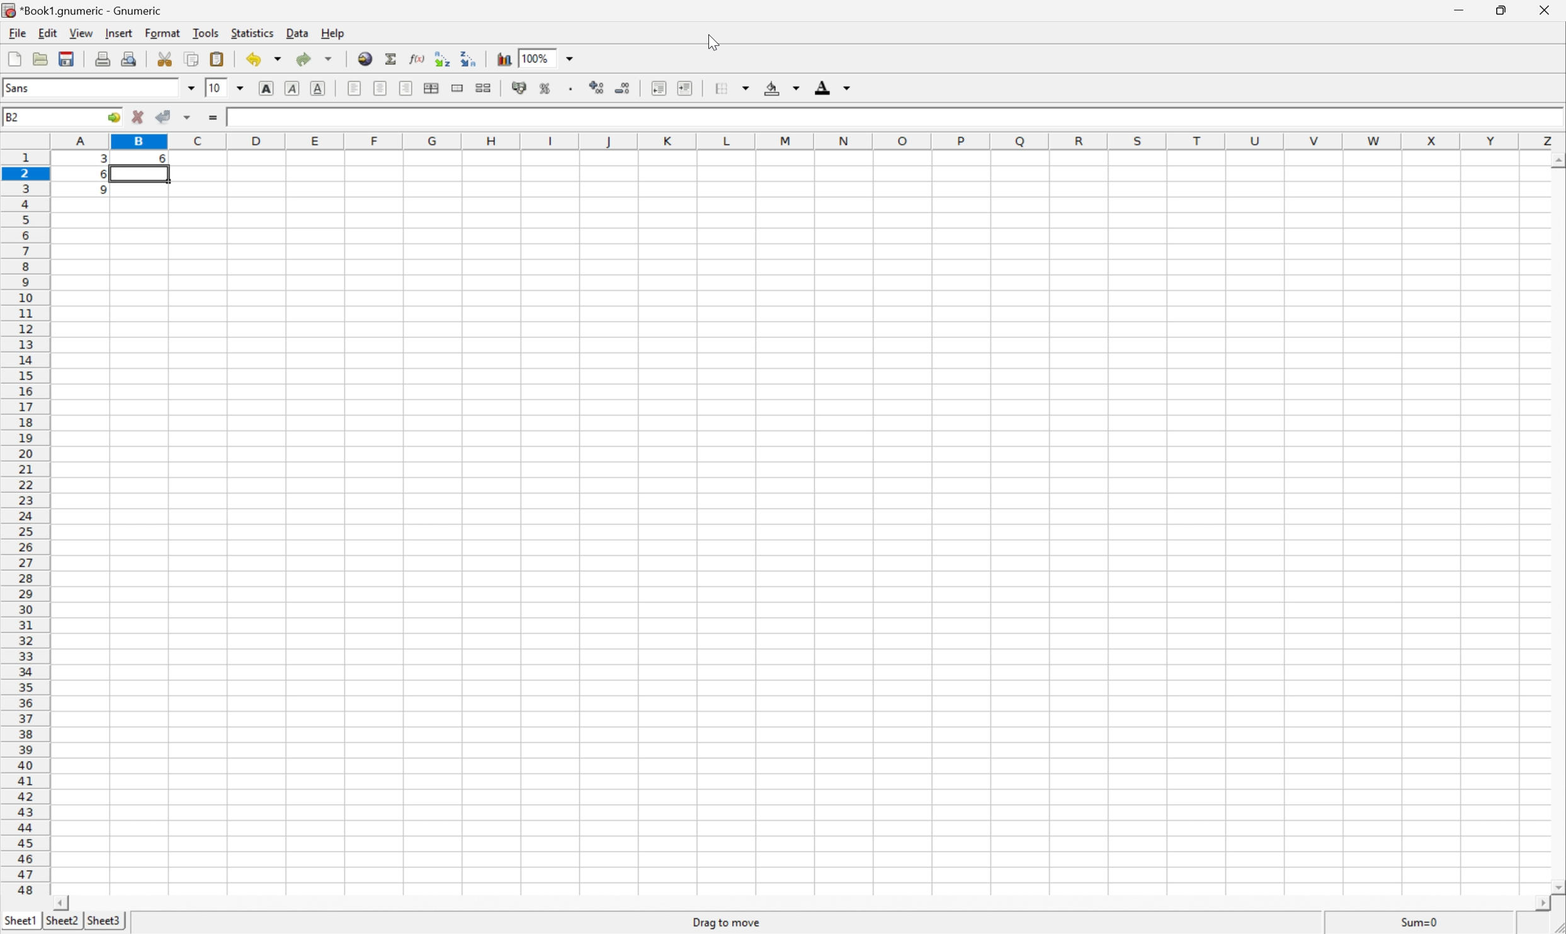  What do you see at coordinates (17, 87) in the screenshot?
I see `Sans` at bounding box center [17, 87].